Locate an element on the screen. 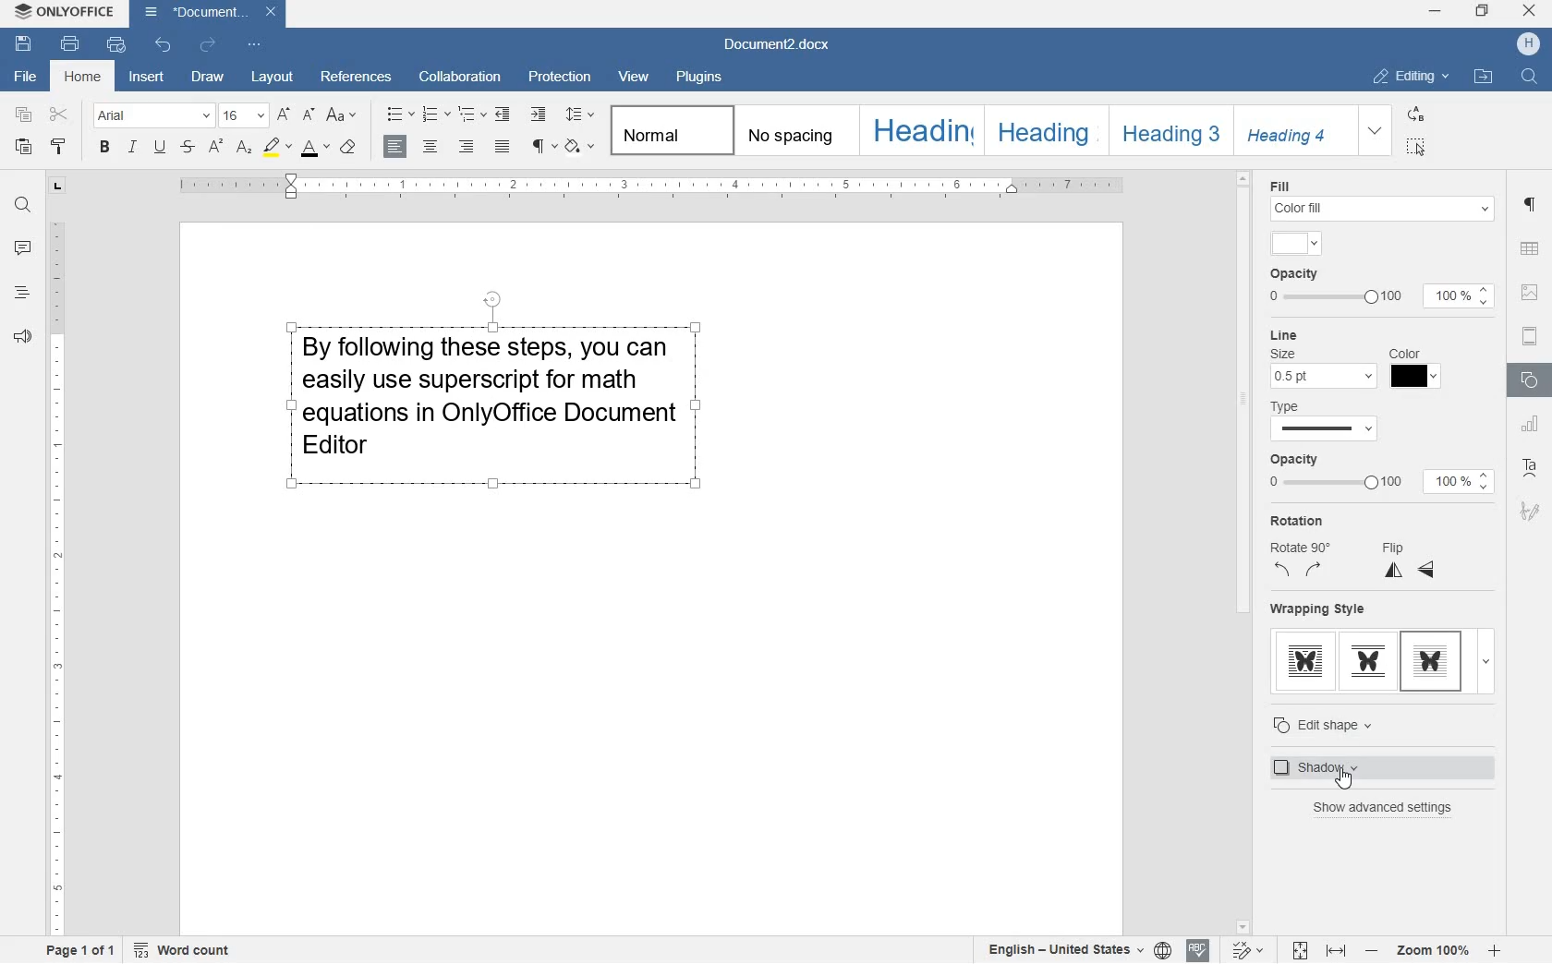 The image size is (1552, 964). expand is located at coordinates (1486, 662).